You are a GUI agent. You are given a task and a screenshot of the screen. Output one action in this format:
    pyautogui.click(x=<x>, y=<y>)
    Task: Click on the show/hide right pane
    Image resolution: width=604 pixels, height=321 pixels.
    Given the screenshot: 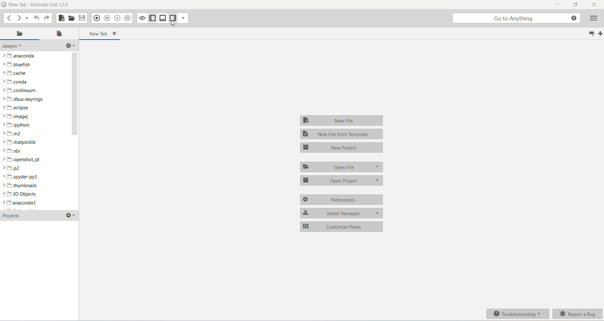 What is the action you would take?
    pyautogui.click(x=174, y=18)
    